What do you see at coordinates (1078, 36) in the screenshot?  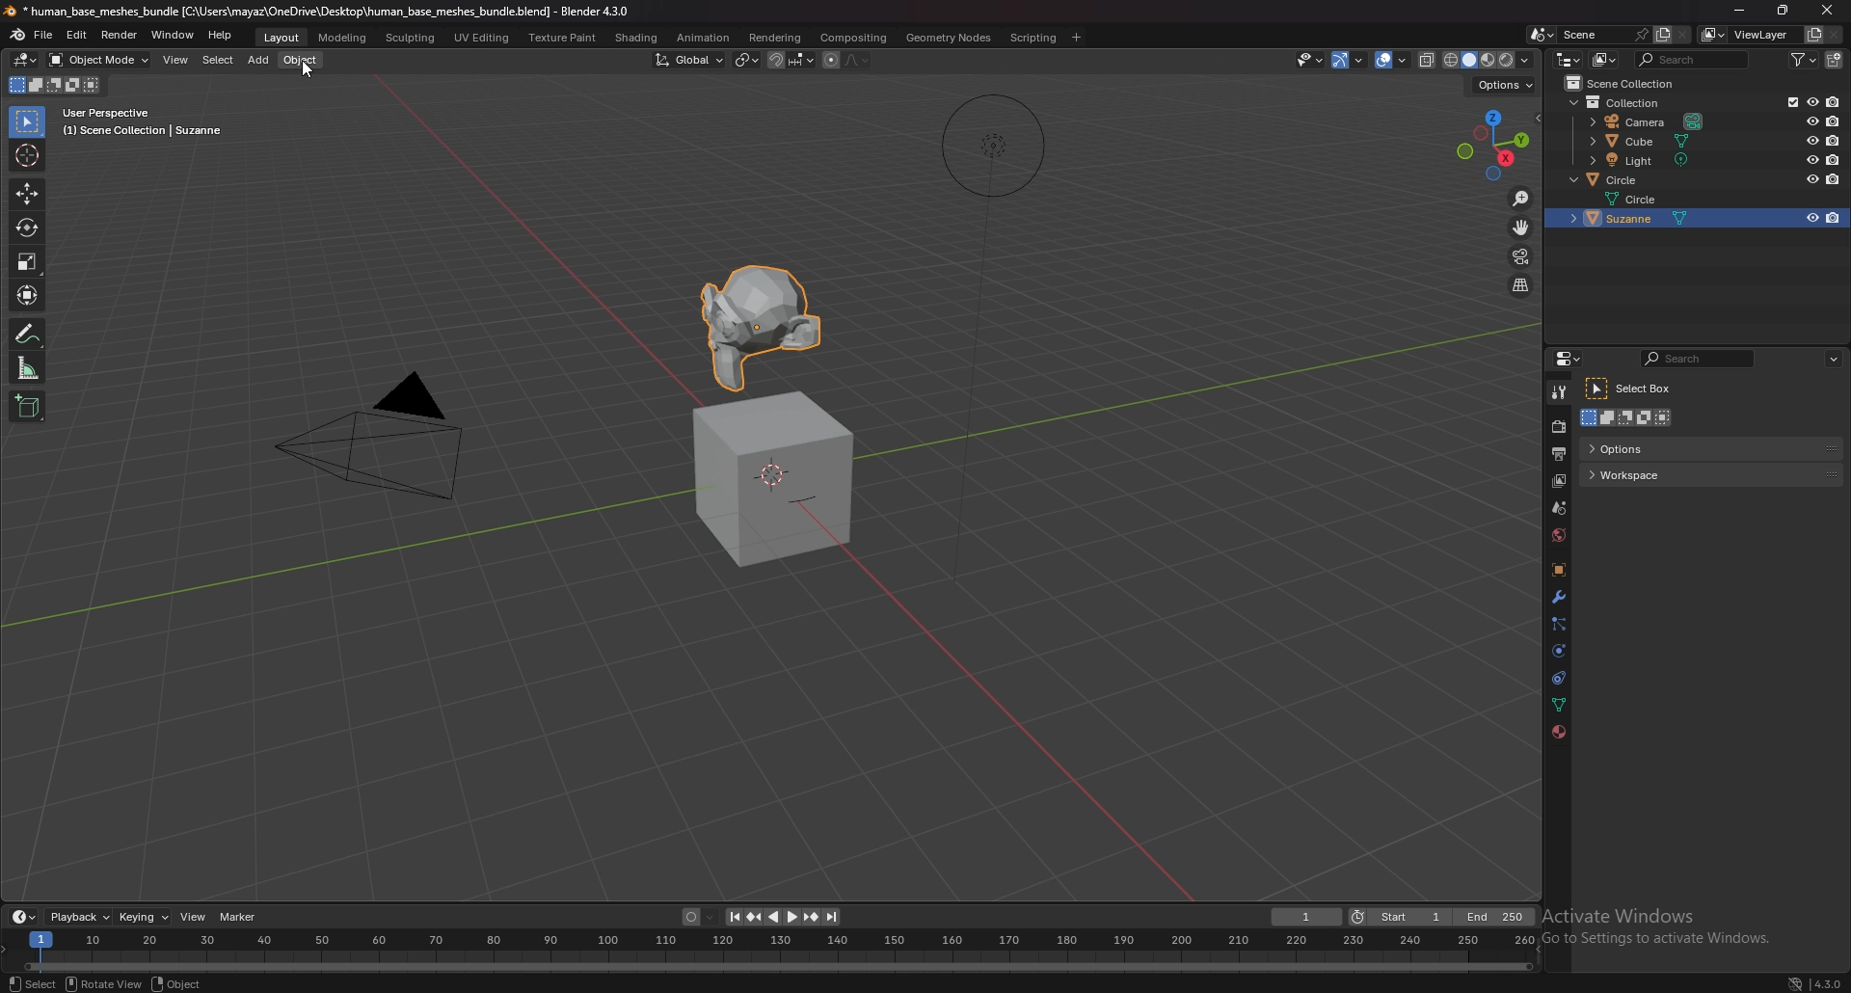 I see `add workspace` at bounding box center [1078, 36].